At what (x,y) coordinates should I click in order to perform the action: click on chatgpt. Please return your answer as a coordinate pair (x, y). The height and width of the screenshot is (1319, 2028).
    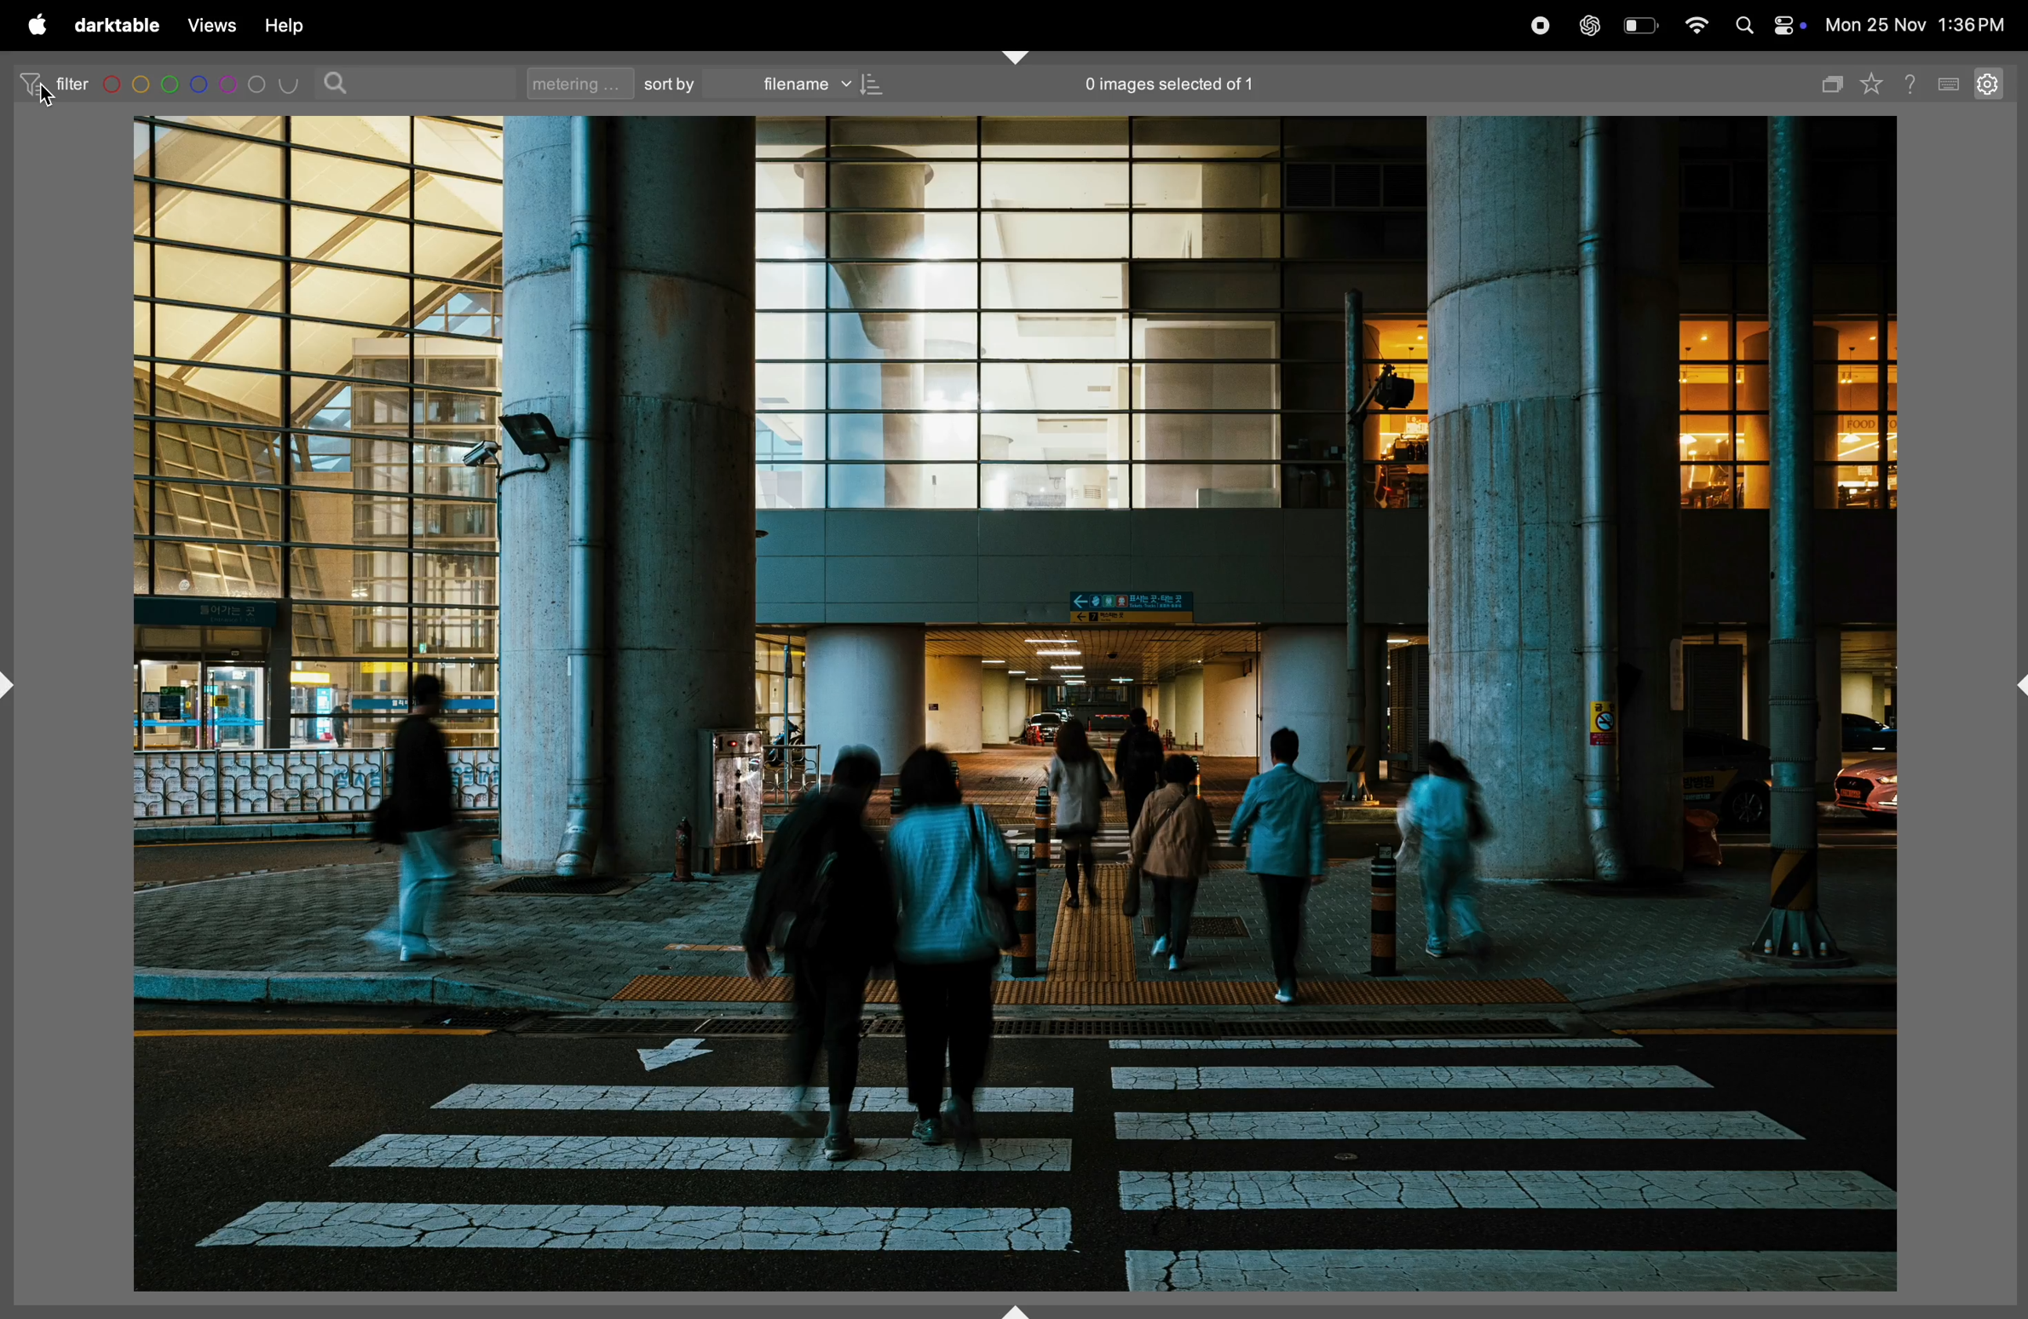
    Looking at the image, I should click on (1595, 24).